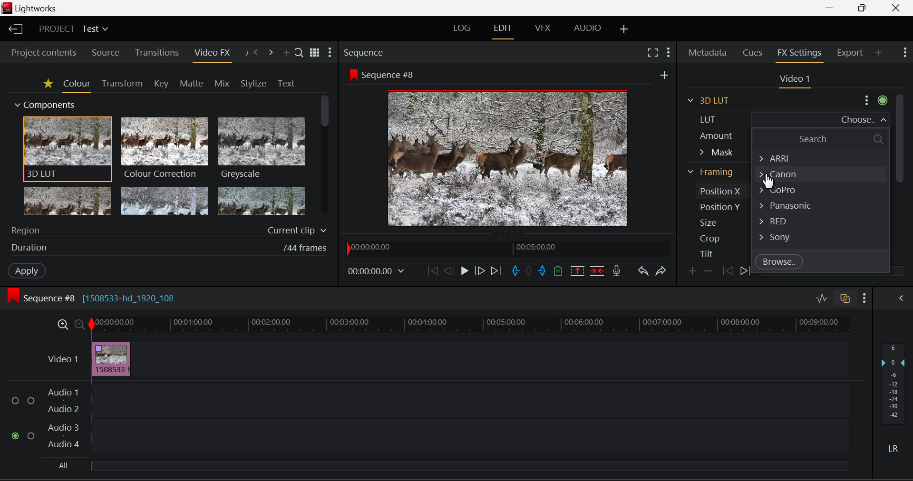  I want to click on Colour Correction, so click(165, 148).